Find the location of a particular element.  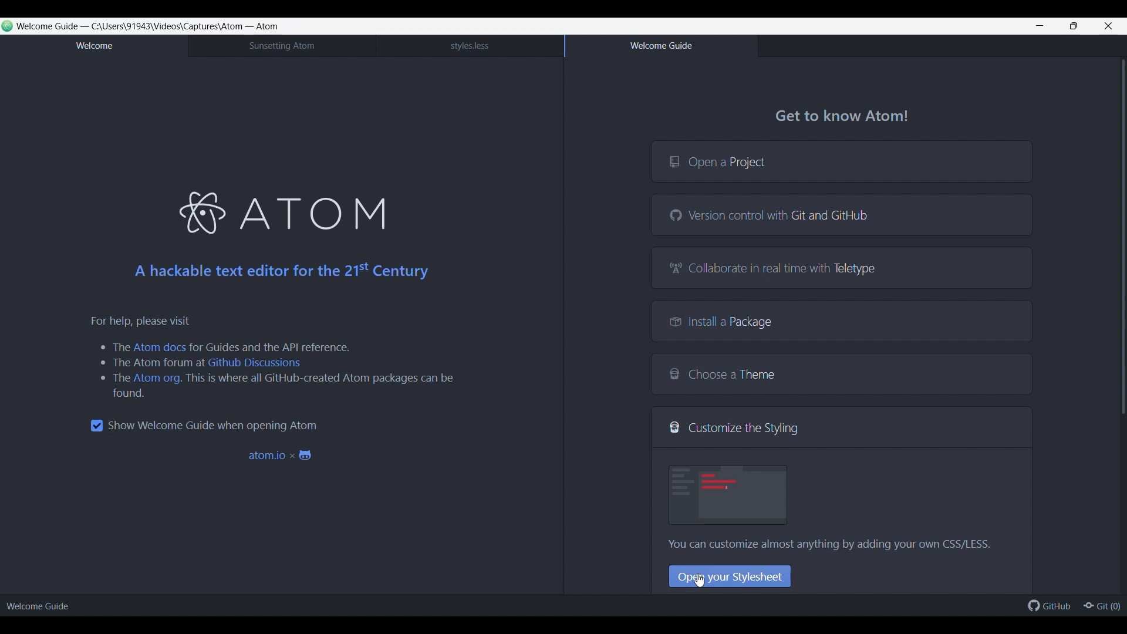

Show interface in smaller tab is located at coordinates (1074, 26).